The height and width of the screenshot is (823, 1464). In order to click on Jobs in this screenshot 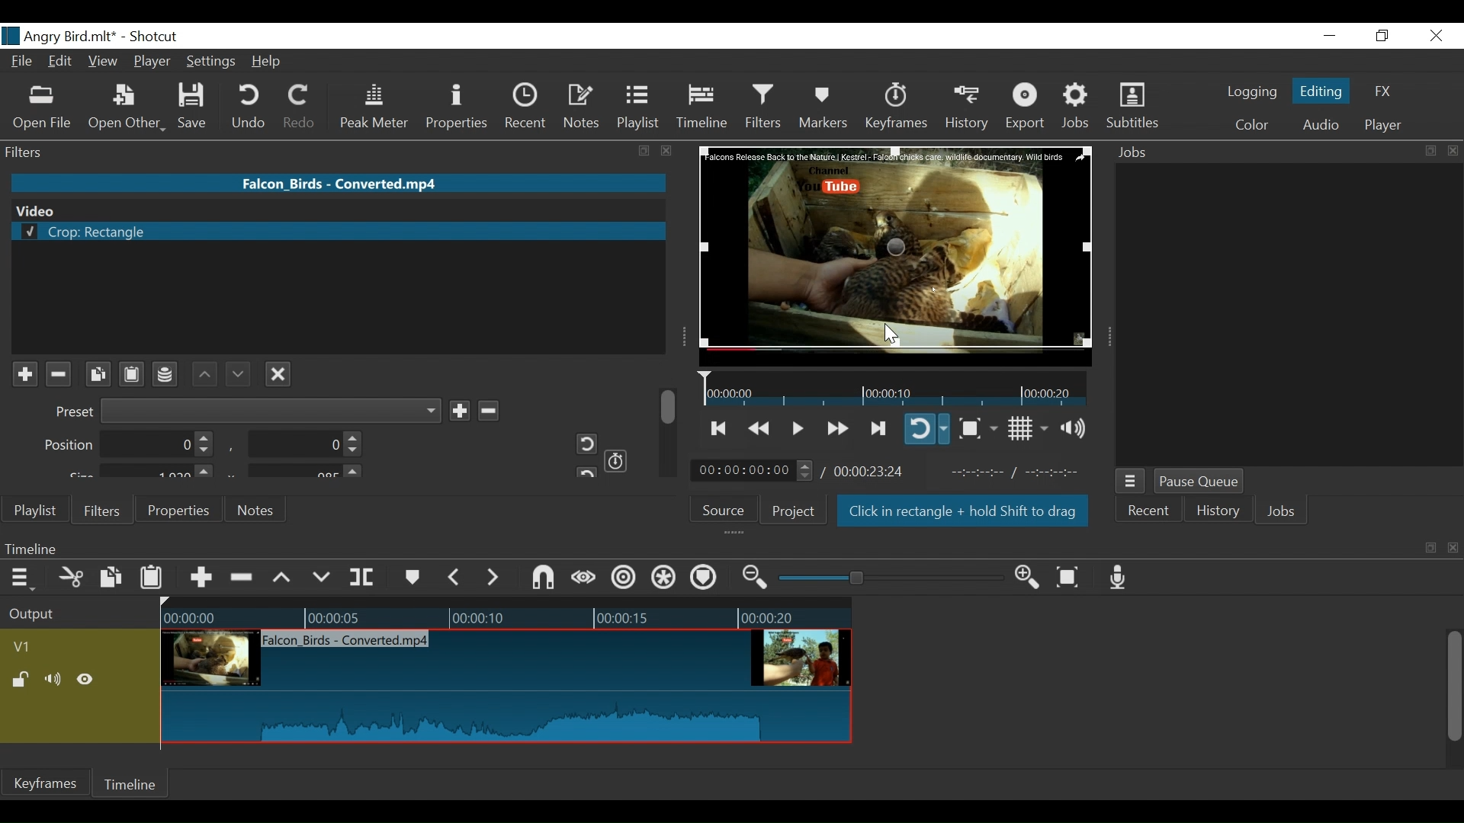, I will do `click(1282, 513)`.